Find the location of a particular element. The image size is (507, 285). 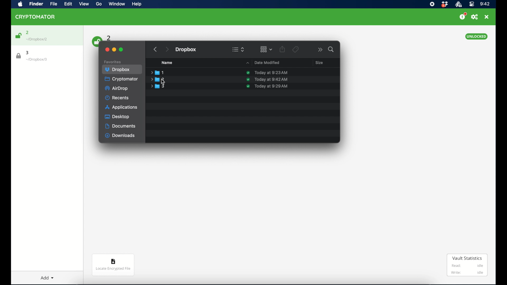

airdrop is located at coordinates (116, 88).